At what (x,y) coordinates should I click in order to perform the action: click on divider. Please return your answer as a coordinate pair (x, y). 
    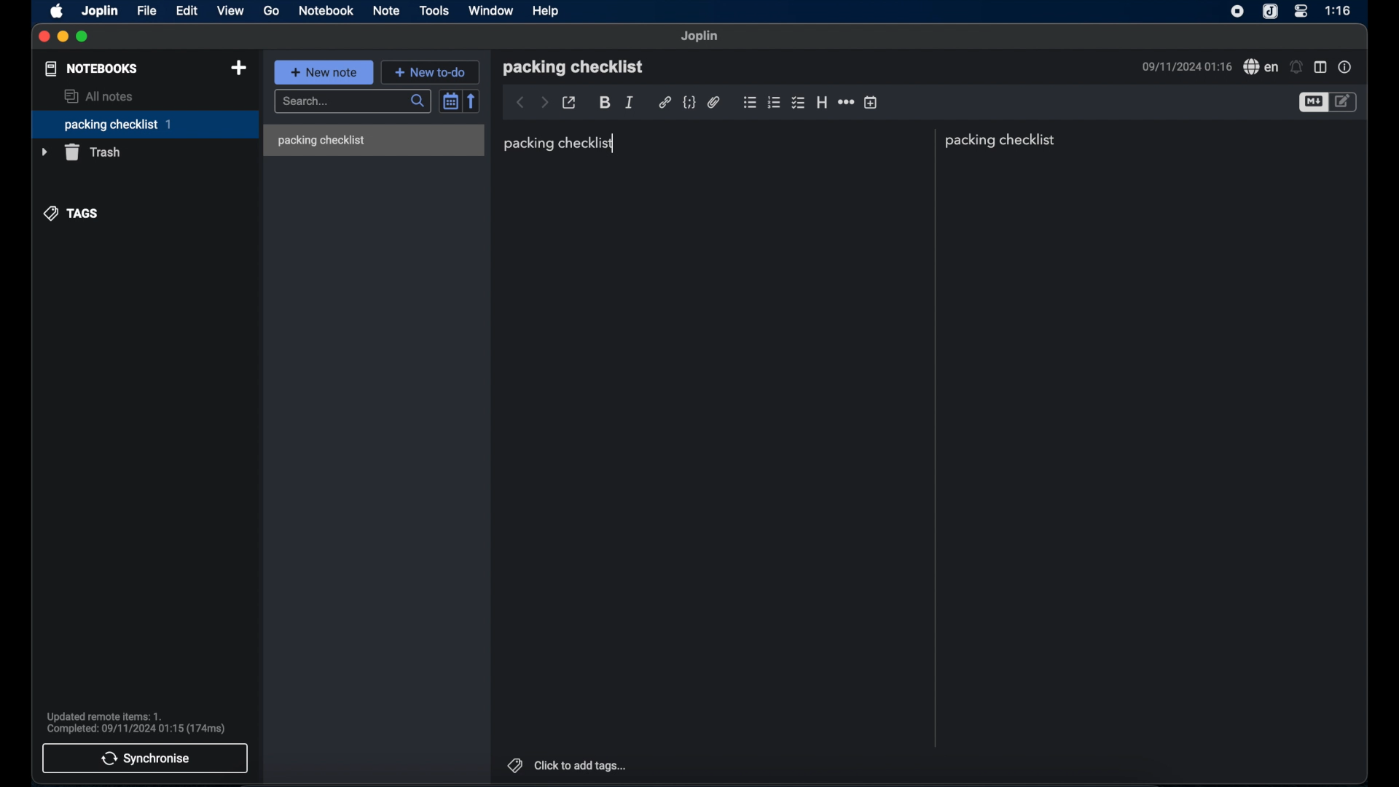
    Looking at the image, I should click on (933, 438).